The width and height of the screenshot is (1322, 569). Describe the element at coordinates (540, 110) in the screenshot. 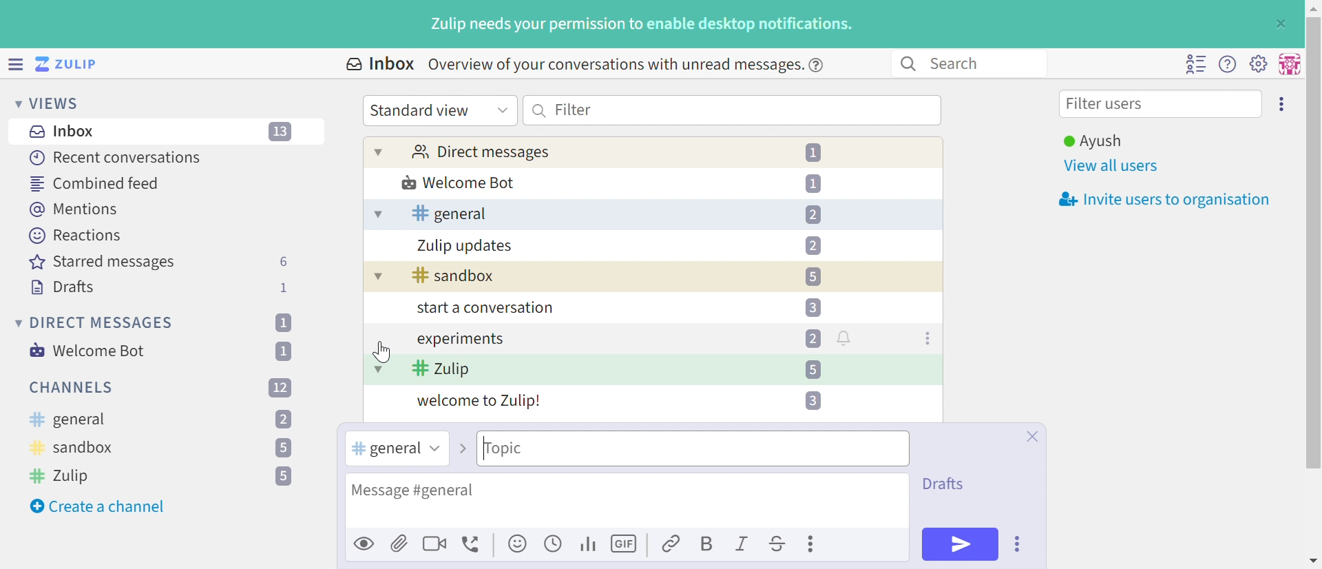

I see `Search` at that location.